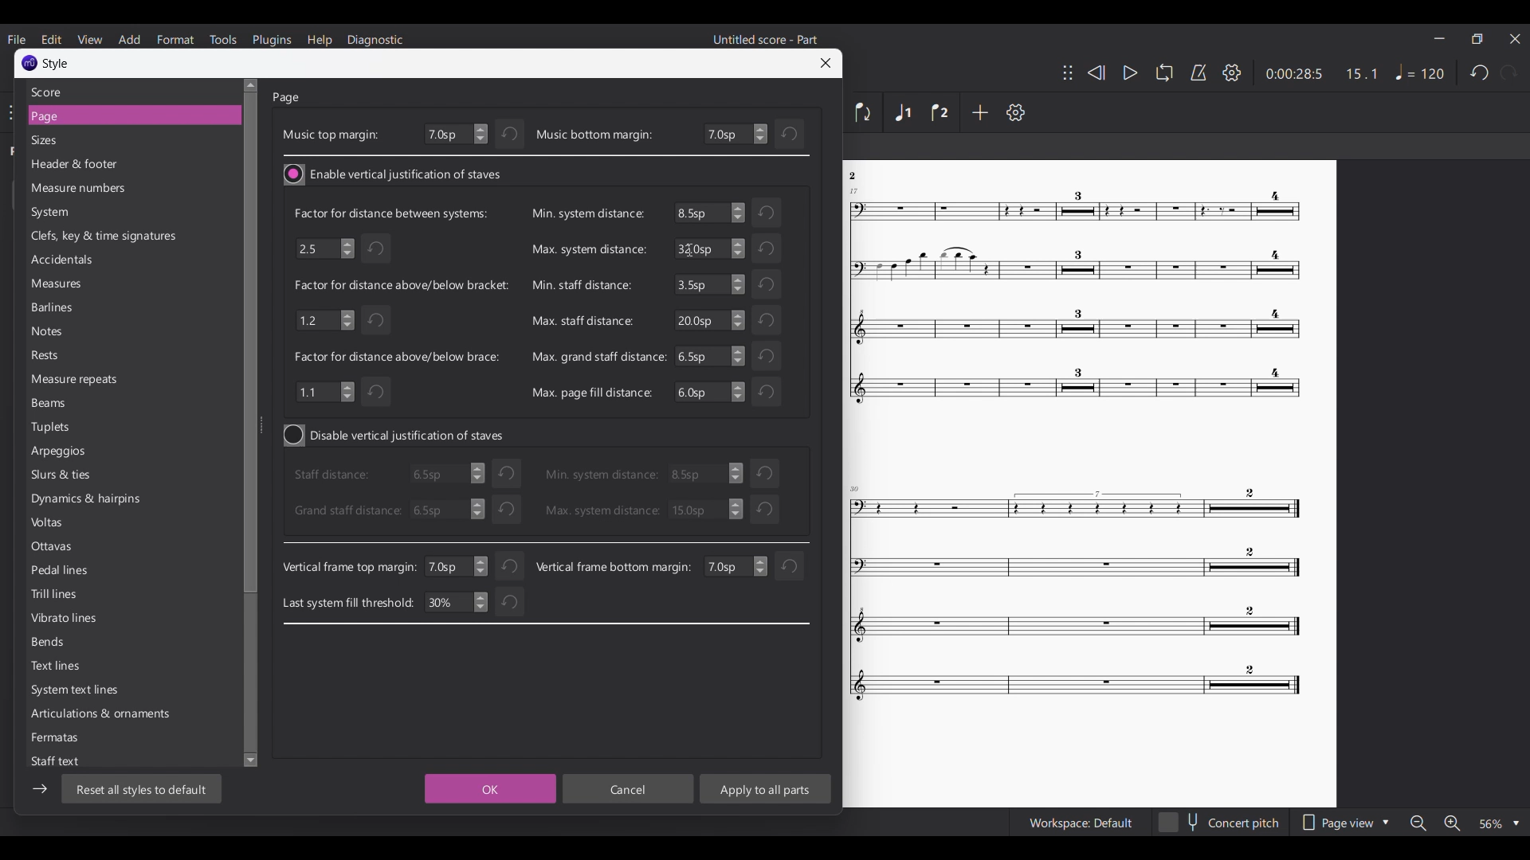  I want to click on Window title, so click(43, 63).